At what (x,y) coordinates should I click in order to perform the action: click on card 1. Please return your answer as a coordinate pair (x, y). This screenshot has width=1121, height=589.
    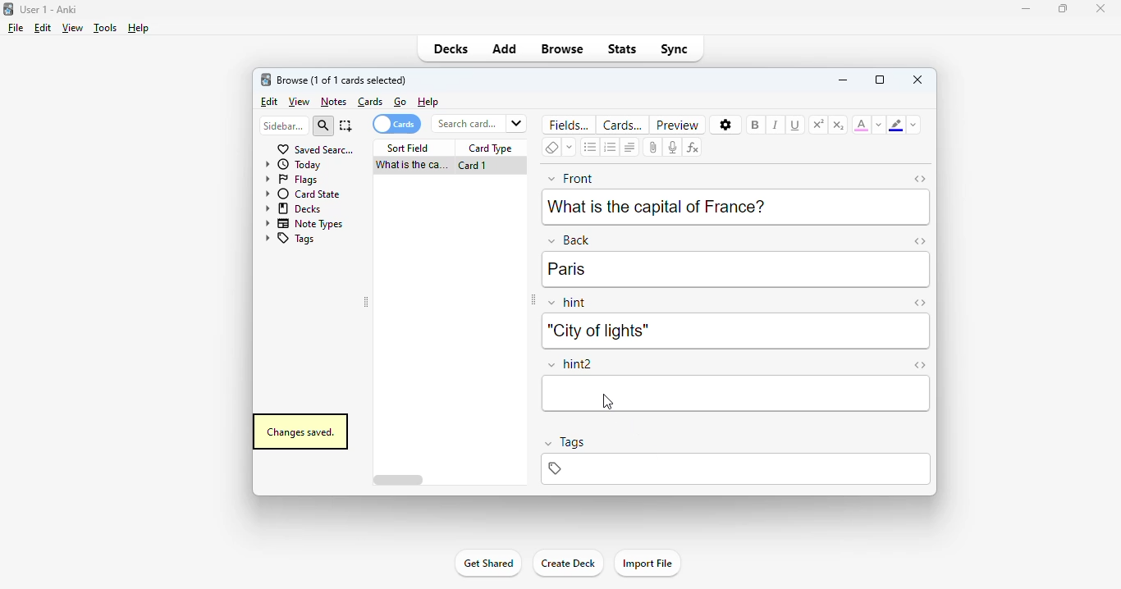
    Looking at the image, I should click on (473, 166).